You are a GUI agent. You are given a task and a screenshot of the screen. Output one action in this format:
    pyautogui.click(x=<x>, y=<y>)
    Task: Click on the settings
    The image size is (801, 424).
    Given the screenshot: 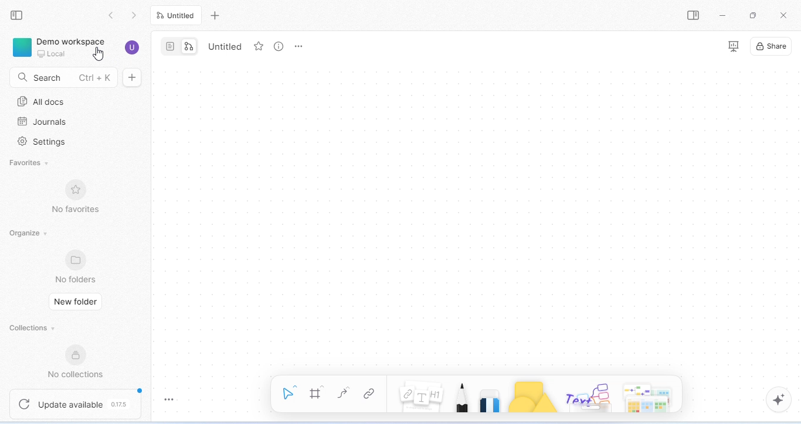 What is the action you would take?
    pyautogui.click(x=44, y=143)
    